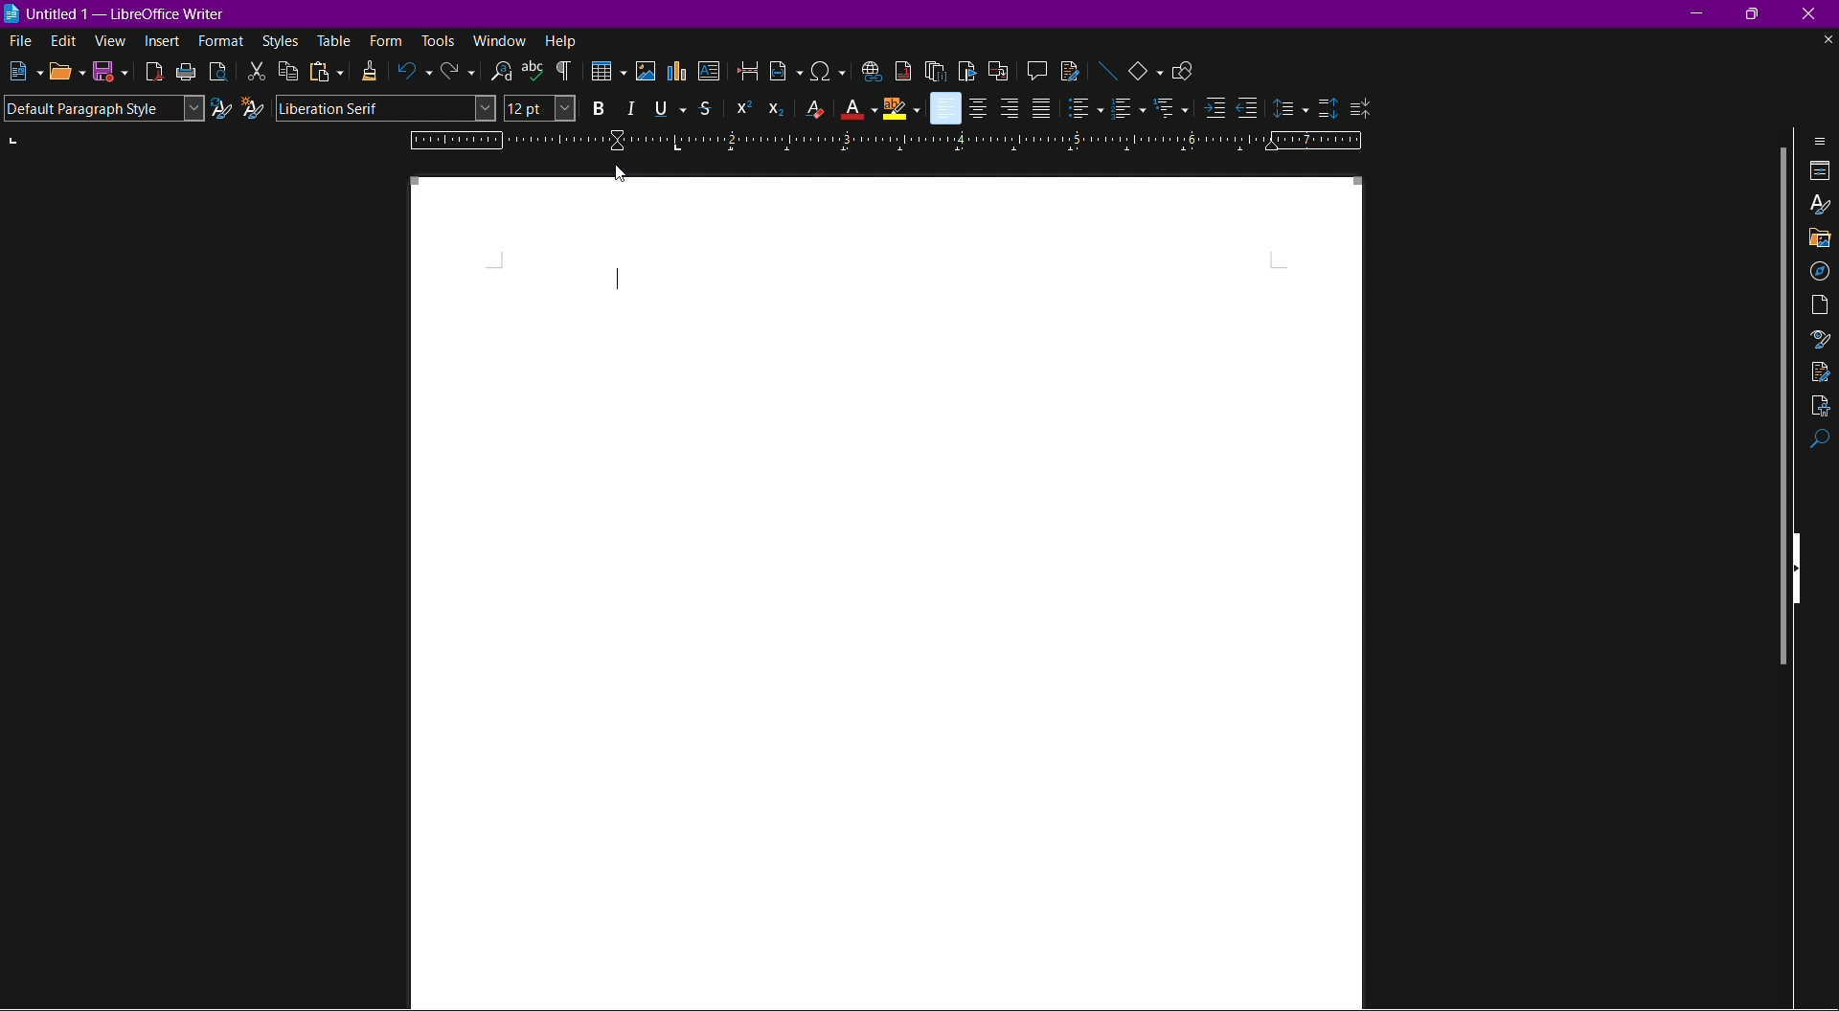 The width and height of the screenshot is (1839, 1011). Describe the element at coordinates (630, 108) in the screenshot. I see `Italics` at that location.